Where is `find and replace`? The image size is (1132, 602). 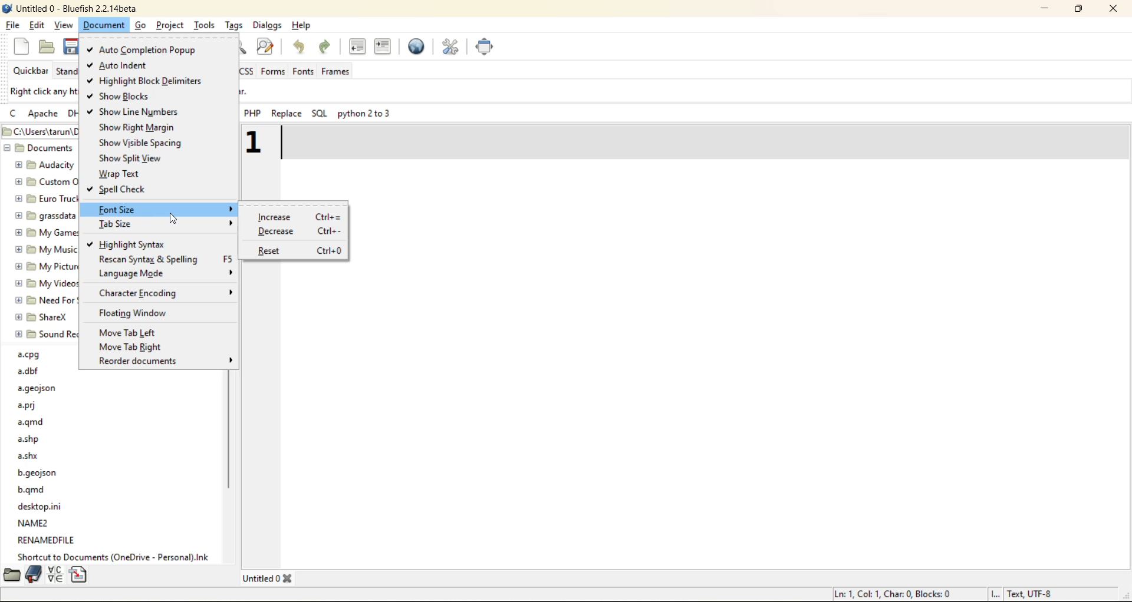
find and replace is located at coordinates (266, 44).